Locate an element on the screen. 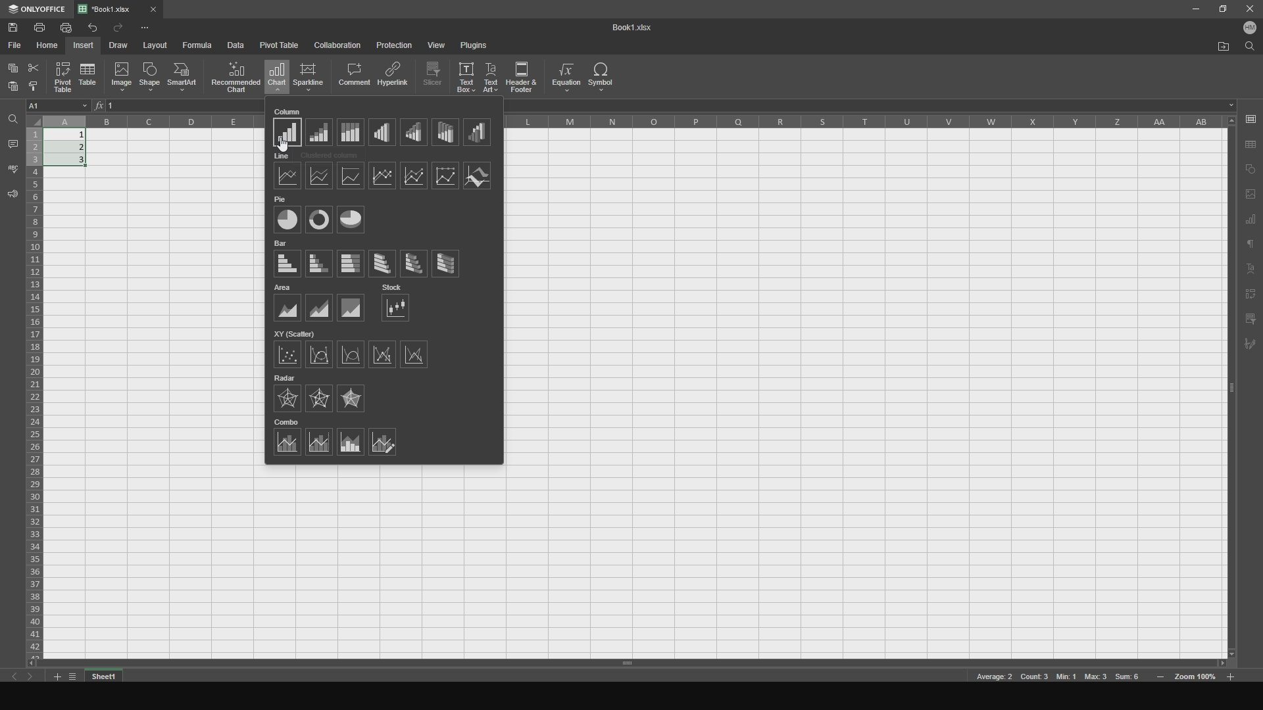 This screenshot has height=710, width=1263. paste is located at coordinates (11, 90).